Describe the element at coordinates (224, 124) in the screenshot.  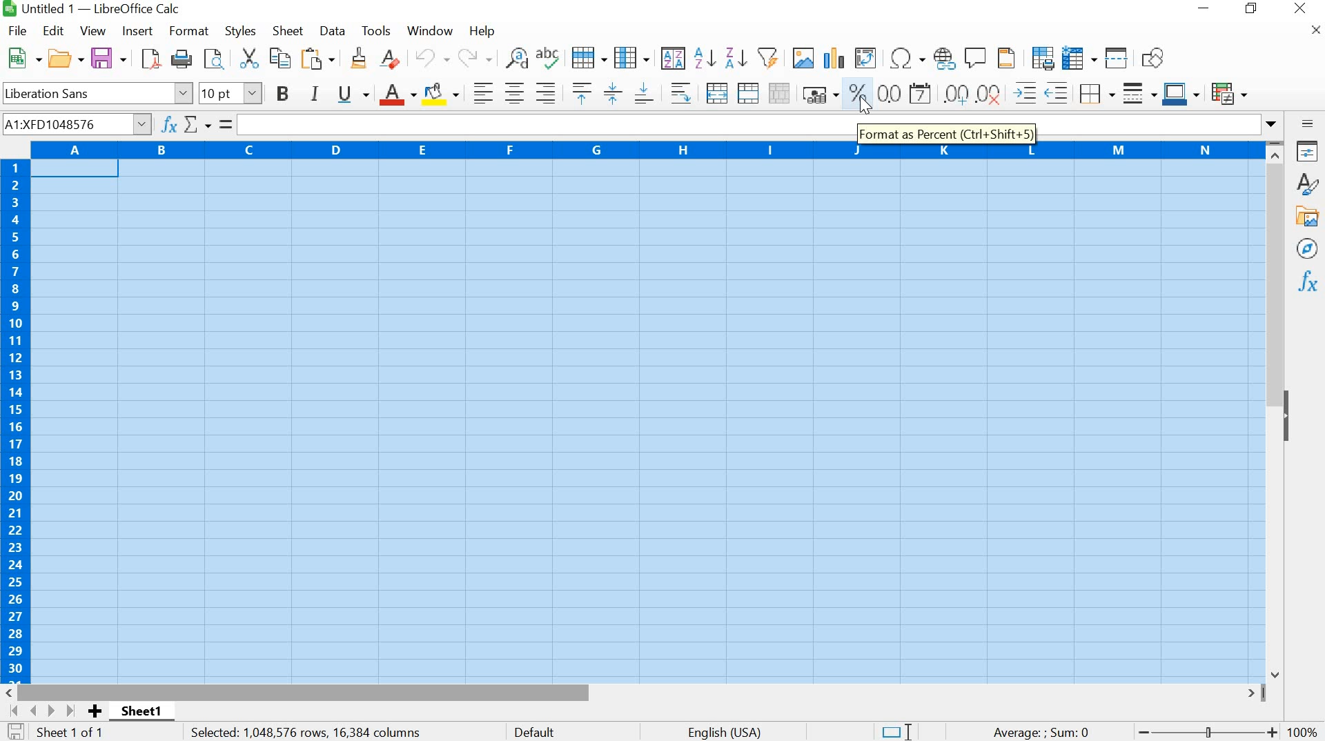
I see `formula` at that location.